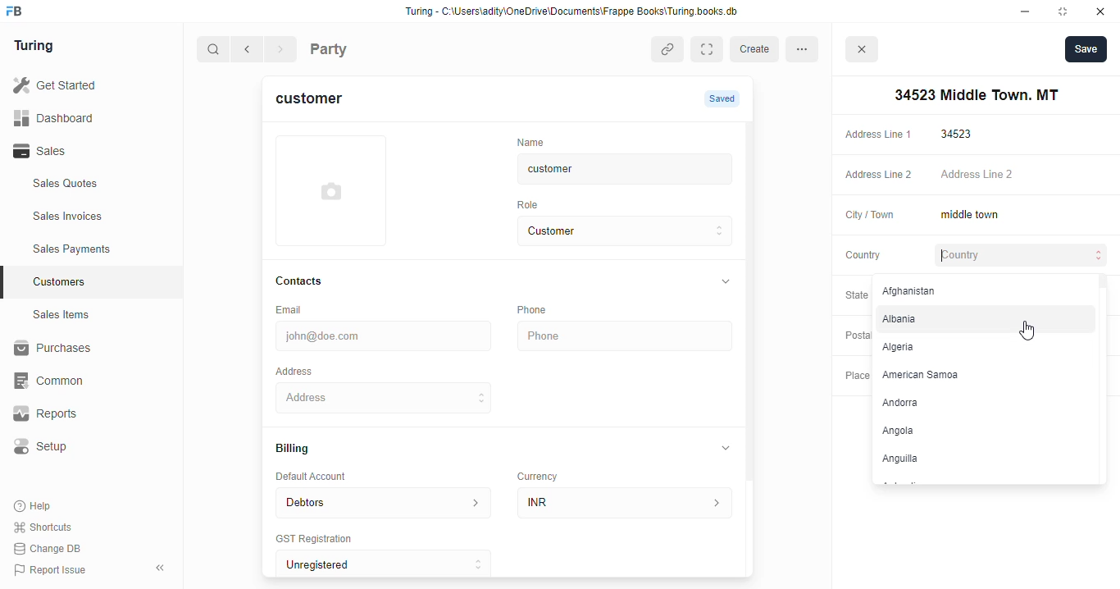  Describe the element at coordinates (82, 381) in the screenshot. I see `‘Common` at that location.